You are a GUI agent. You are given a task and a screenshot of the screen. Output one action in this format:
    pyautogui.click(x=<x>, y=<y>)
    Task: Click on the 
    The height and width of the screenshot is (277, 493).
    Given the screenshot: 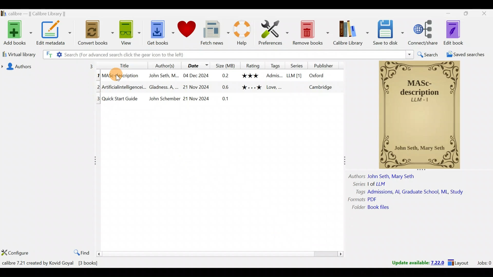 What is the action you would take?
    pyautogui.click(x=123, y=76)
    